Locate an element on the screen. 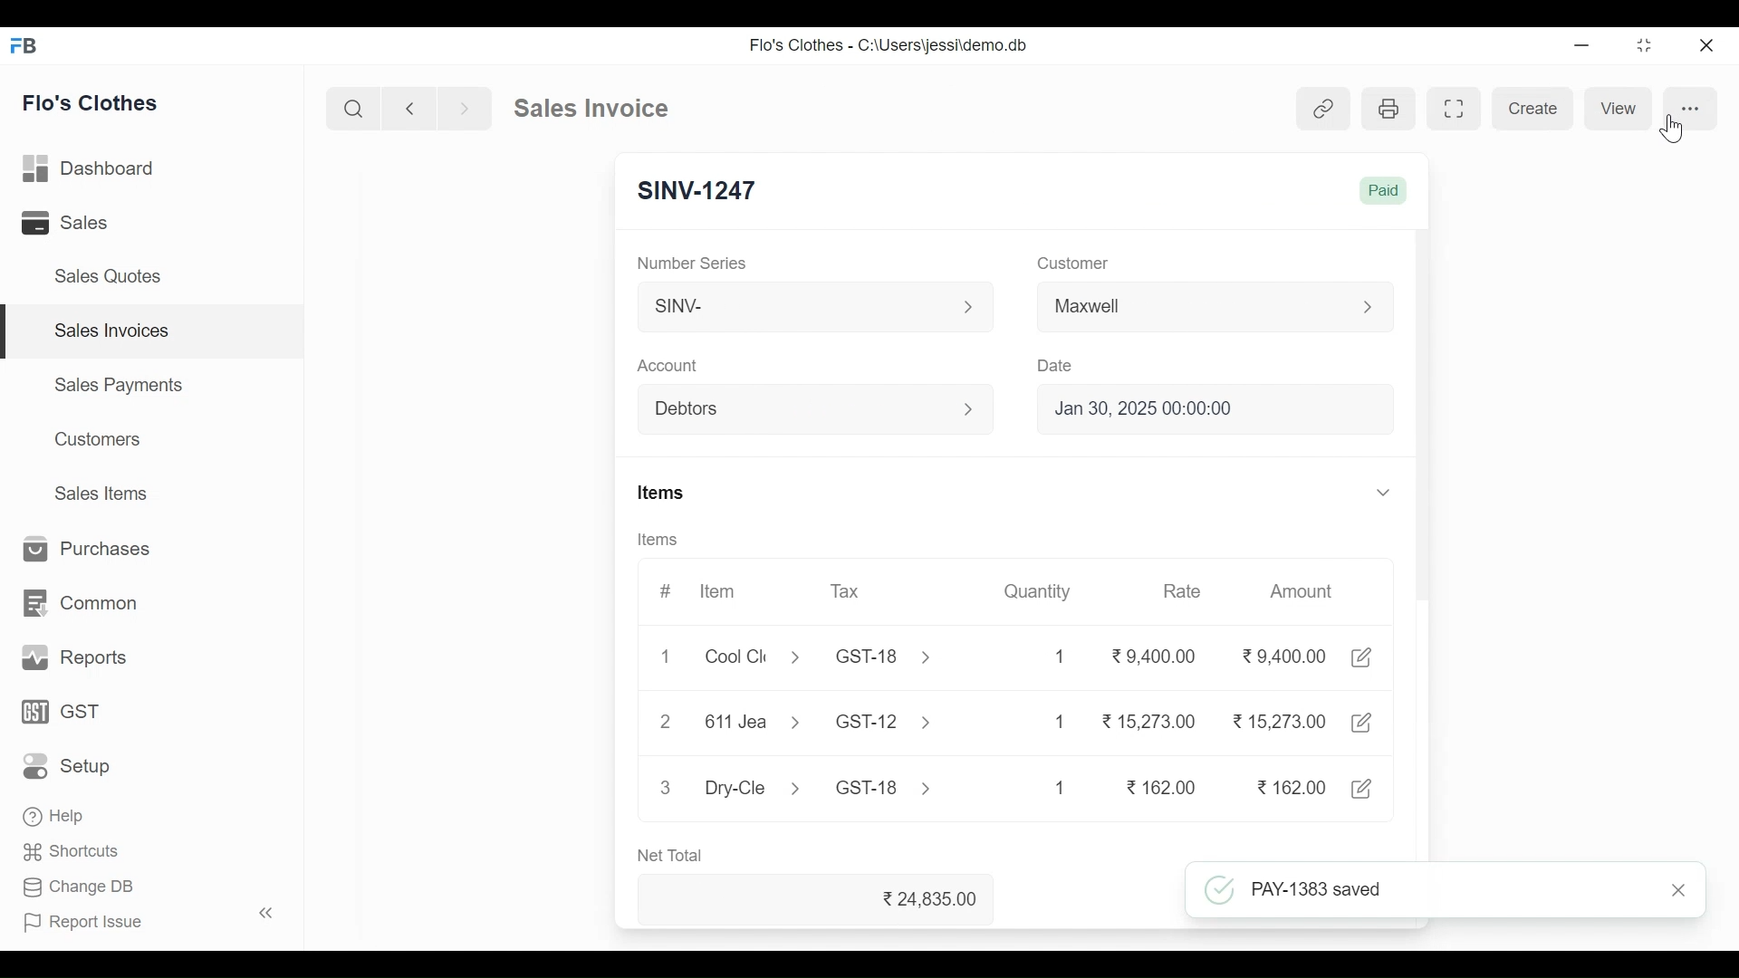 This screenshot has width=1739, height=978. Sales Items is located at coordinates (100, 493).